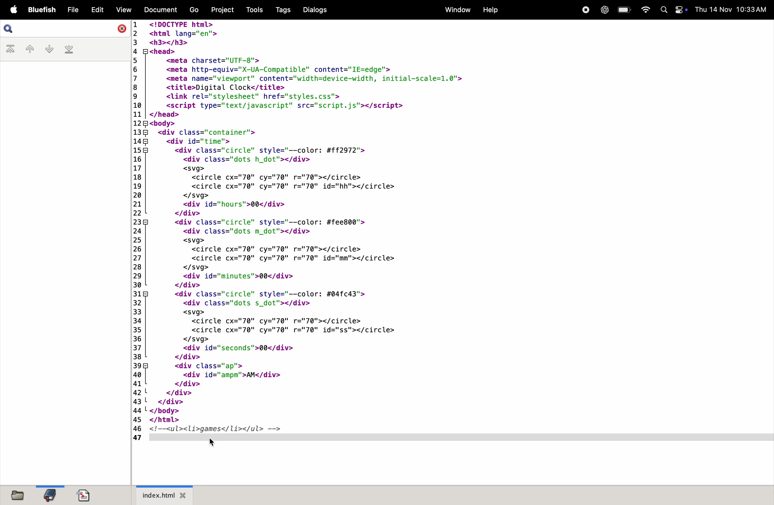 The width and height of the screenshot is (774, 505). What do you see at coordinates (69, 50) in the screenshot?
I see `last bookmark` at bounding box center [69, 50].